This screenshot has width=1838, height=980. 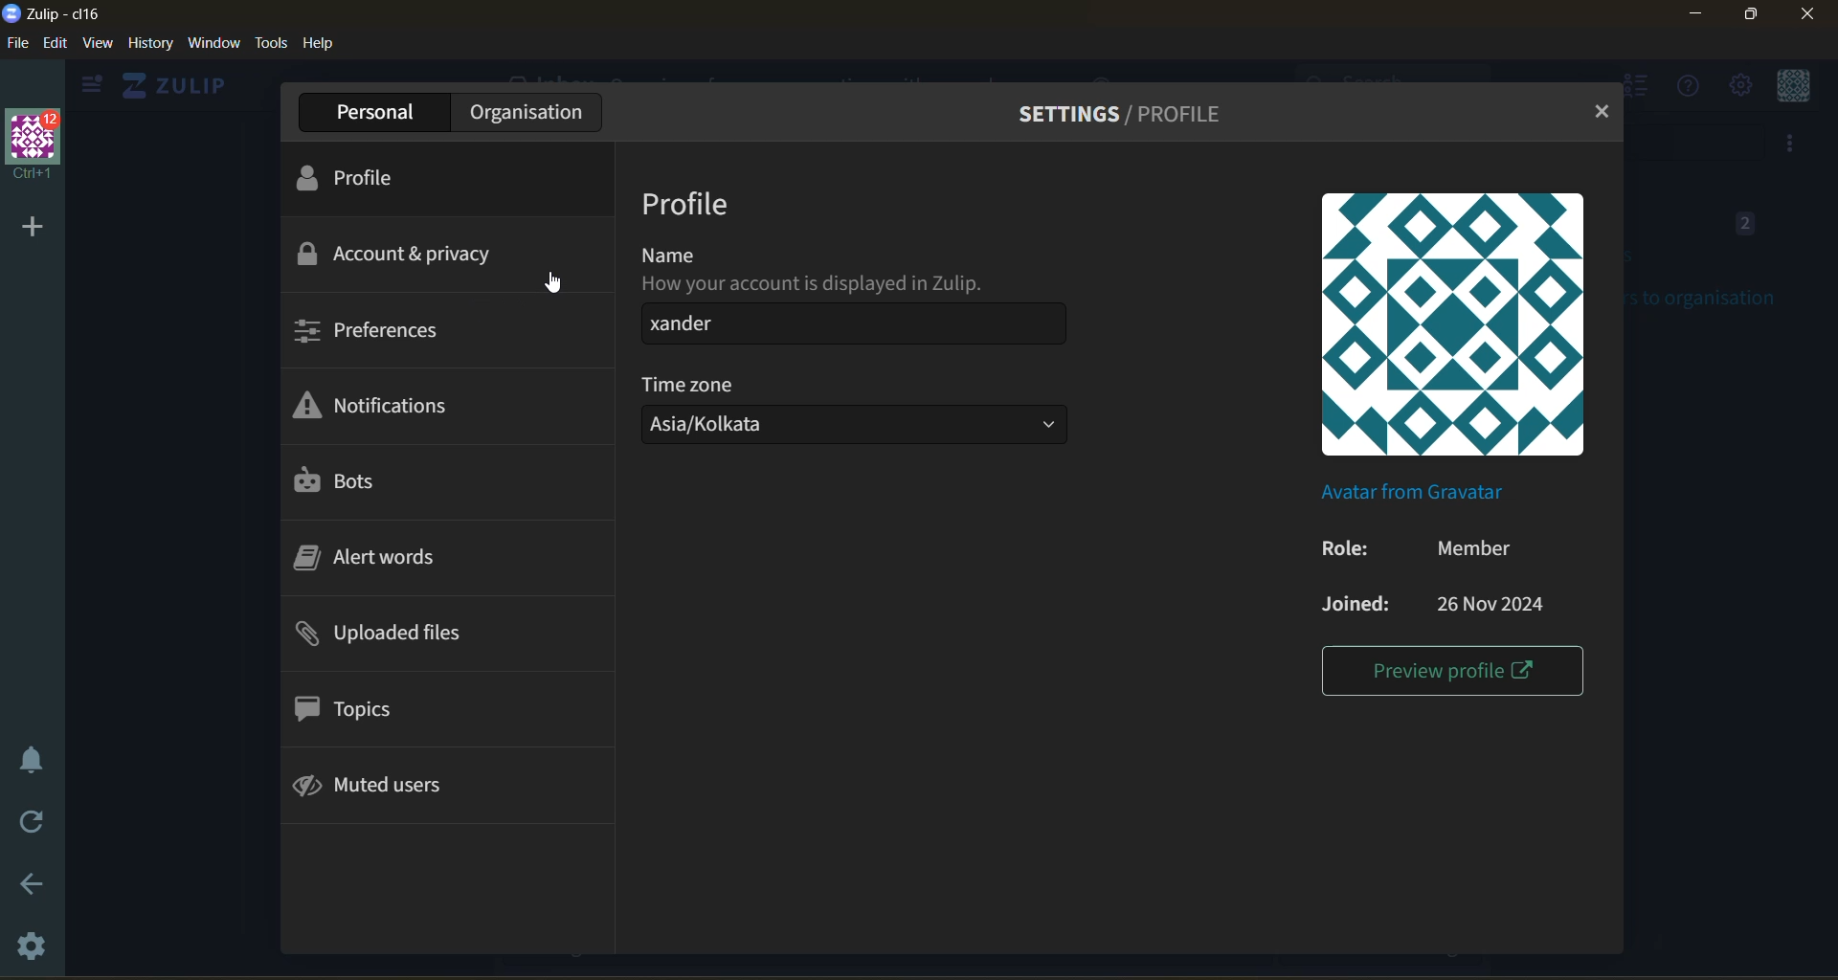 What do you see at coordinates (850, 382) in the screenshot?
I see `time zone:` at bounding box center [850, 382].